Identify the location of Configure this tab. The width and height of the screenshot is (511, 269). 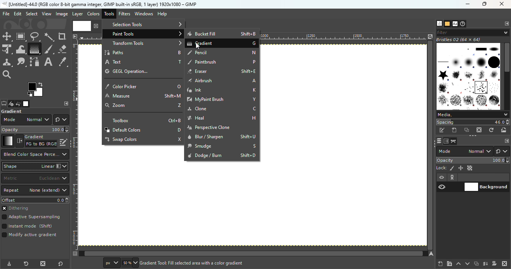
(66, 103).